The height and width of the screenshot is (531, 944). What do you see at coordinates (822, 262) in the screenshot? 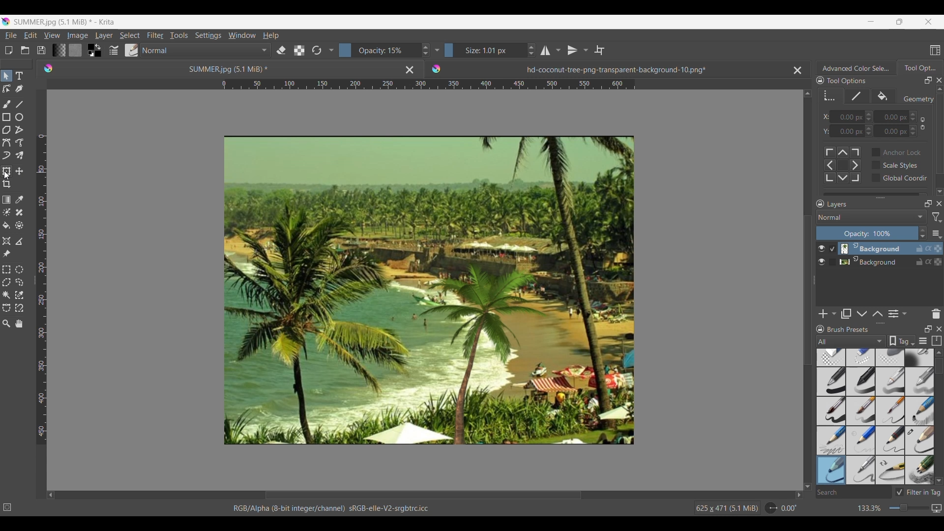
I see `Show/Hide layer` at bounding box center [822, 262].